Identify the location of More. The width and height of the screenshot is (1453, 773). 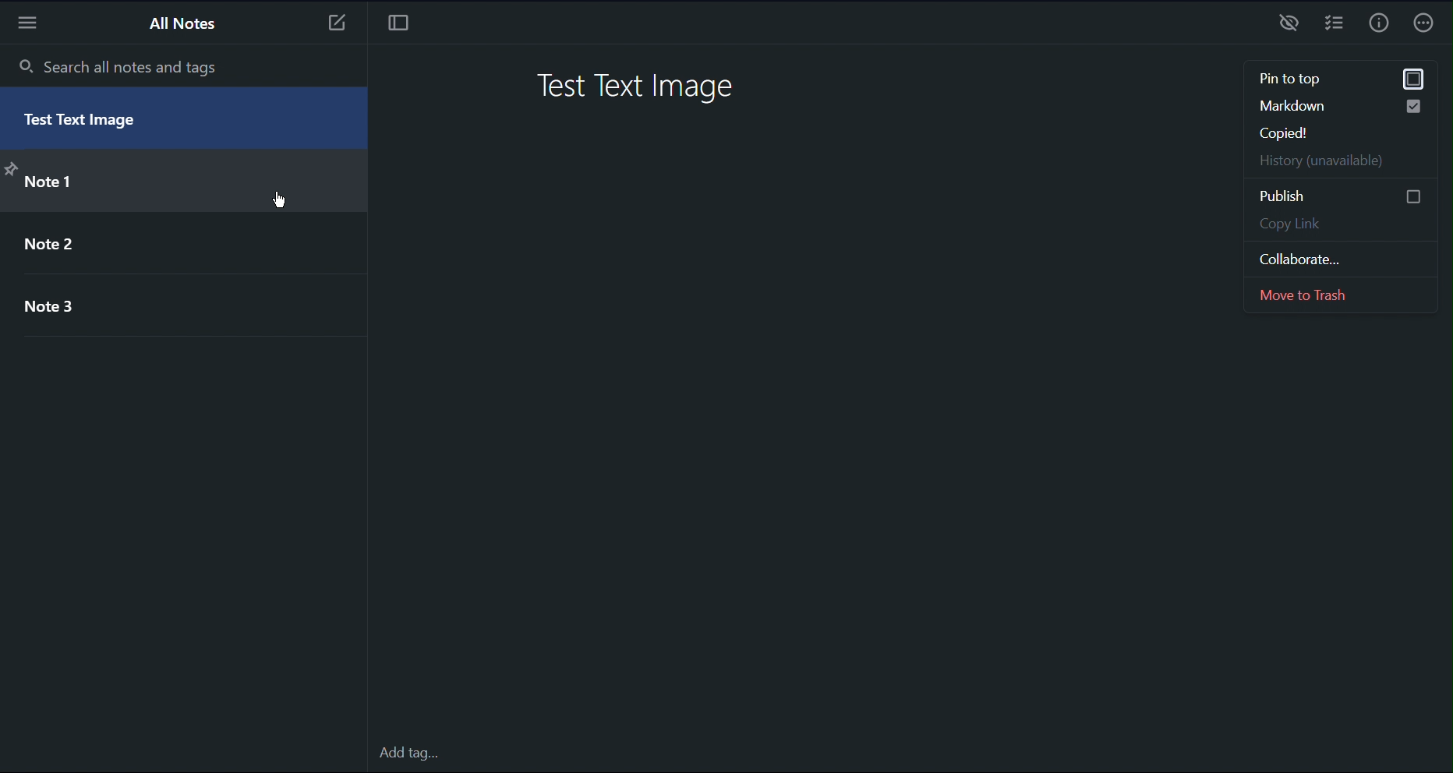
(1424, 23).